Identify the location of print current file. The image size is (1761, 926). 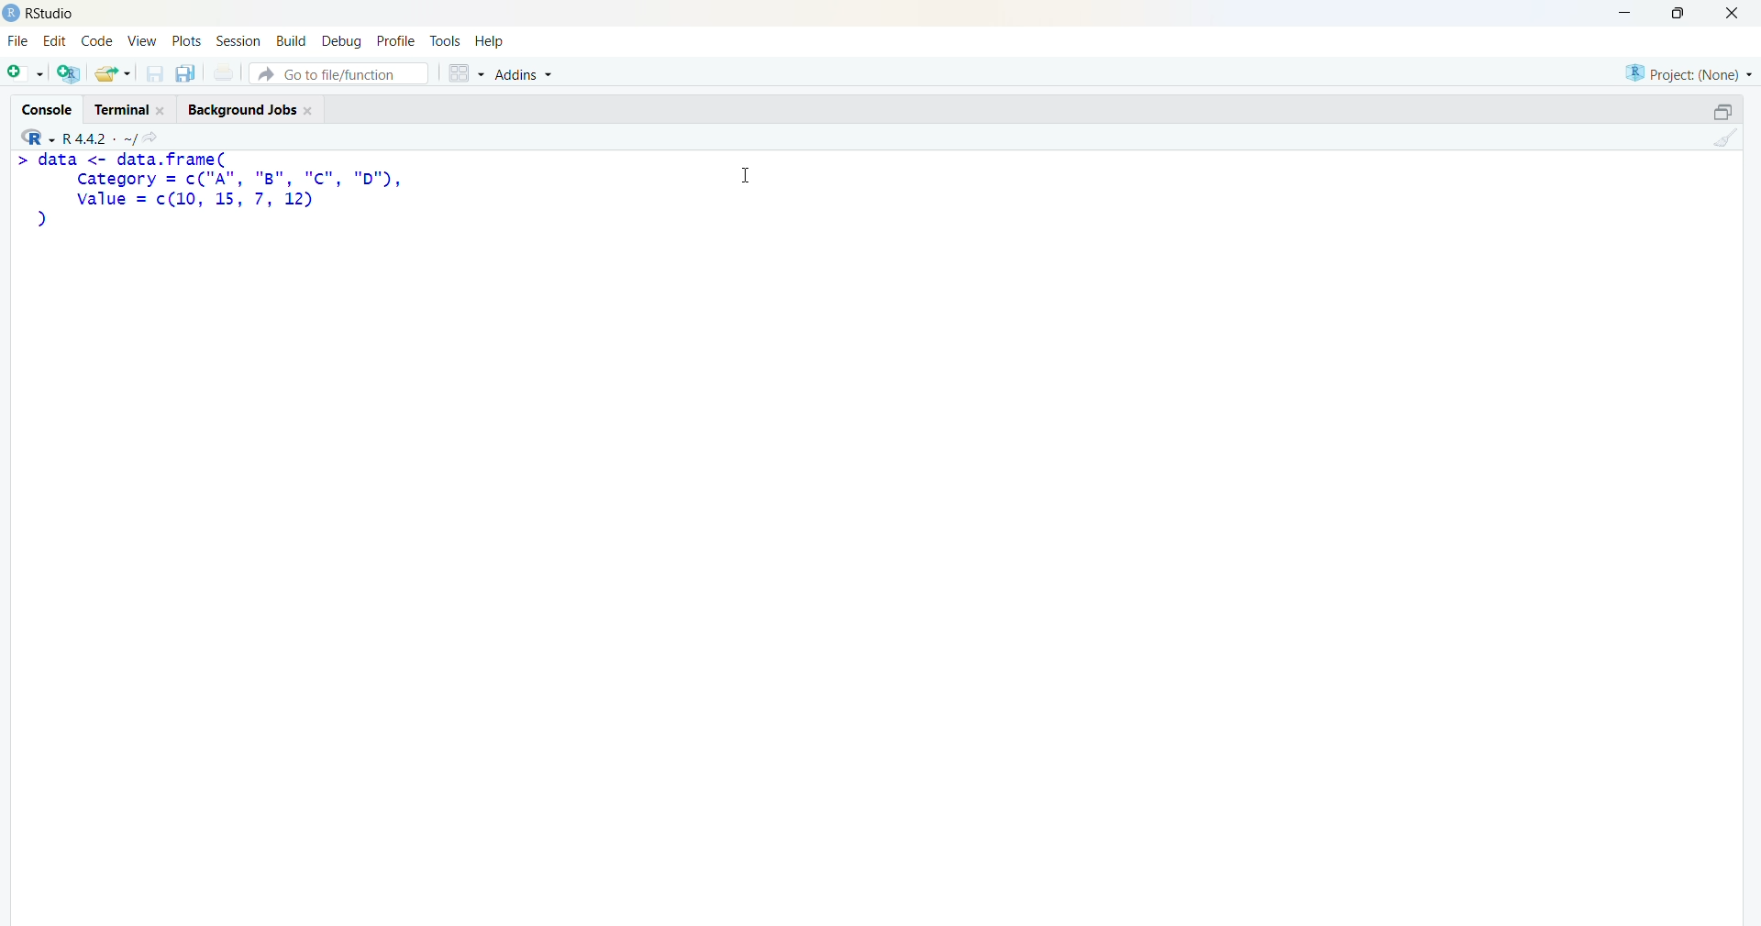
(221, 72).